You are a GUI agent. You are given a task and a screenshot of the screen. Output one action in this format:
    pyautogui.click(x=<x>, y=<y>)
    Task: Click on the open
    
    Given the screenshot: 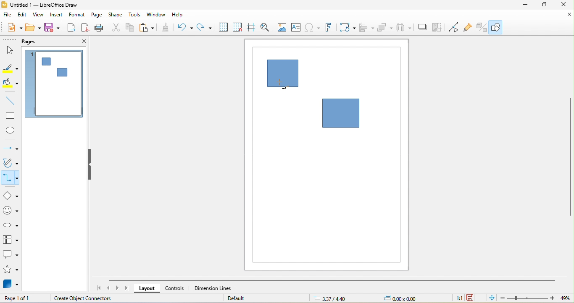 What is the action you would take?
    pyautogui.click(x=33, y=28)
    